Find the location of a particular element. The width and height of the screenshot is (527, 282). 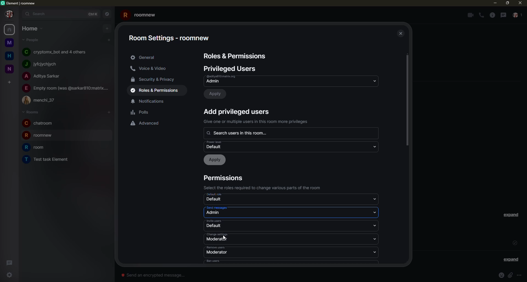

video is located at coordinates (469, 15).